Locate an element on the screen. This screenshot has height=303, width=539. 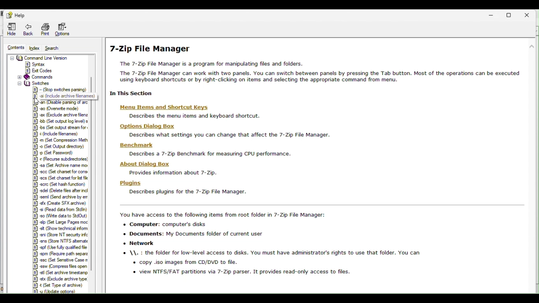
Describes a 7-Zip Benchmark for measuring CPU performance. is located at coordinates (210, 154).